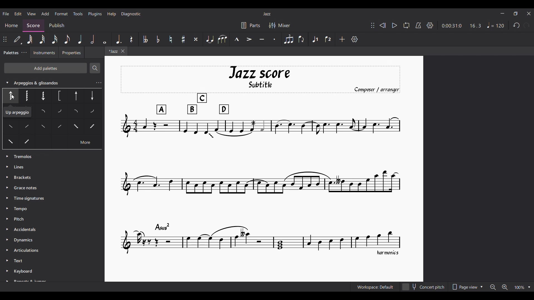 Image resolution: width=534 pixels, height=300 pixels. Describe the element at coordinates (44, 127) in the screenshot. I see `` at that location.